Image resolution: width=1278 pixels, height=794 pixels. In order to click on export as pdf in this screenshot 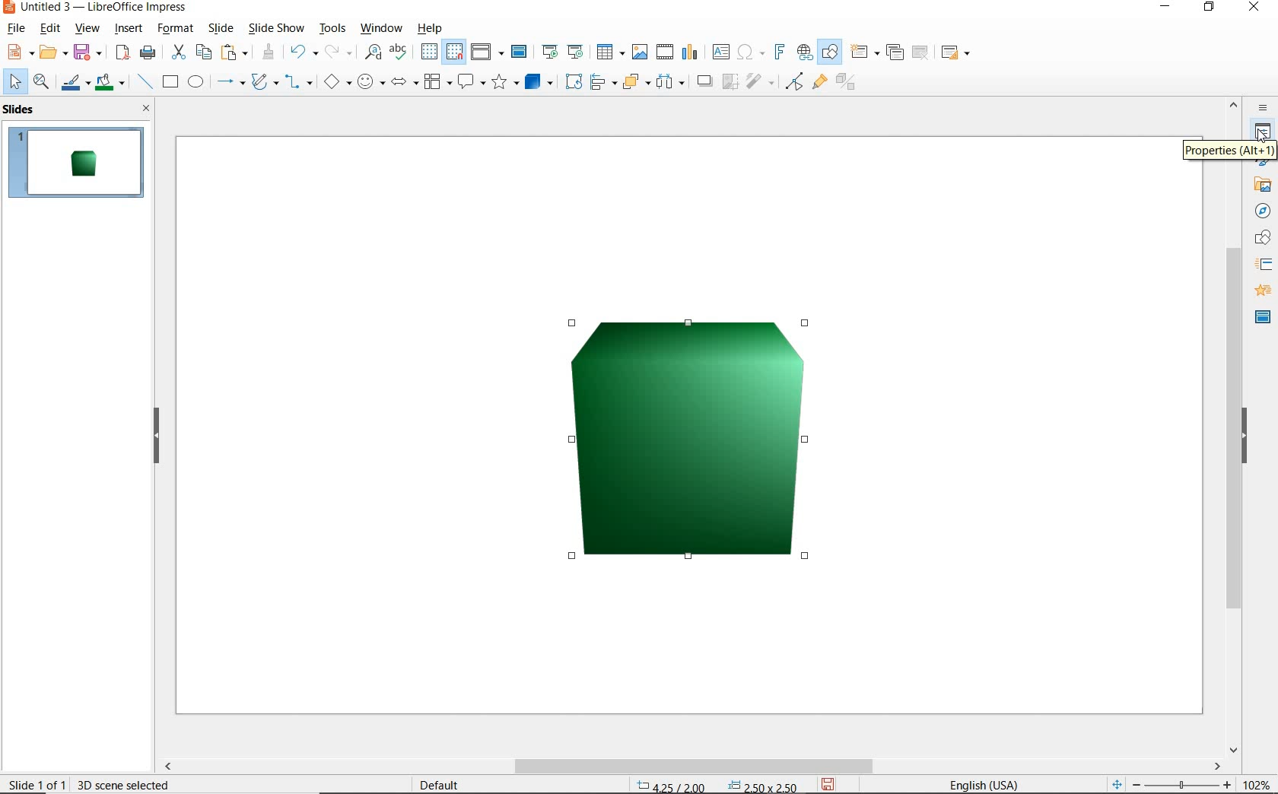, I will do `click(123, 55)`.